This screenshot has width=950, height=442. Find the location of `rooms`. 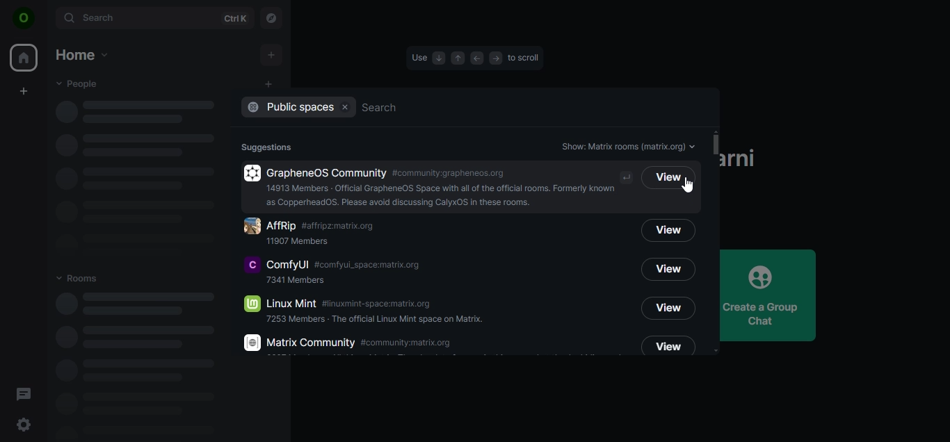

rooms is located at coordinates (83, 277).